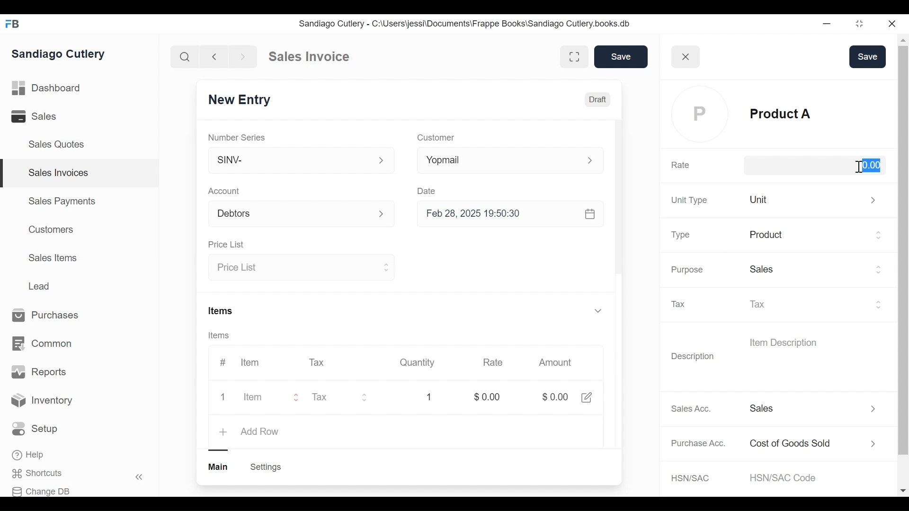 The width and height of the screenshot is (909, 511). Describe the element at coordinates (699, 443) in the screenshot. I see `Purchase Acc.` at that location.